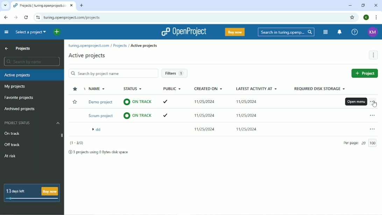  Describe the element at coordinates (373, 116) in the screenshot. I see `Open menu` at that location.